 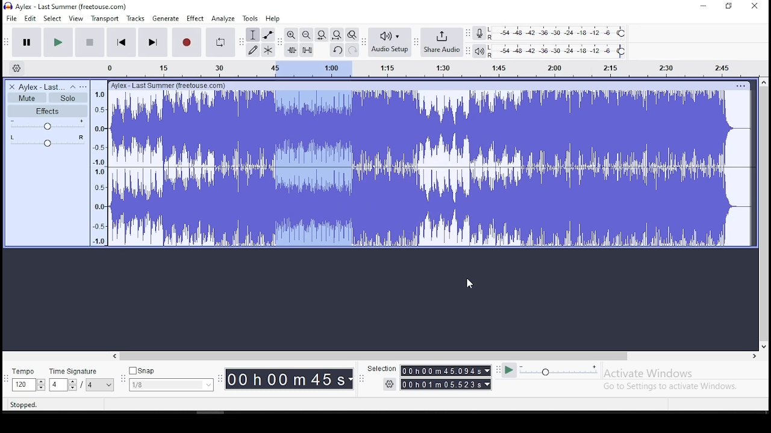 What do you see at coordinates (58, 41) in the screenshot?
I see `play` at bounding box center [58, 41].